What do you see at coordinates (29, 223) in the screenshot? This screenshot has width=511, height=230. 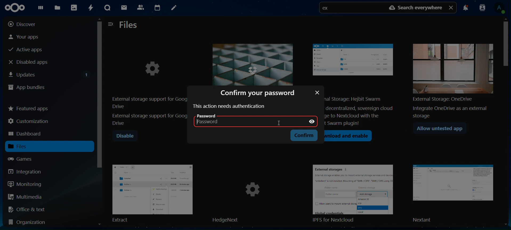 I see `organization` at bounding box center [29, 223].